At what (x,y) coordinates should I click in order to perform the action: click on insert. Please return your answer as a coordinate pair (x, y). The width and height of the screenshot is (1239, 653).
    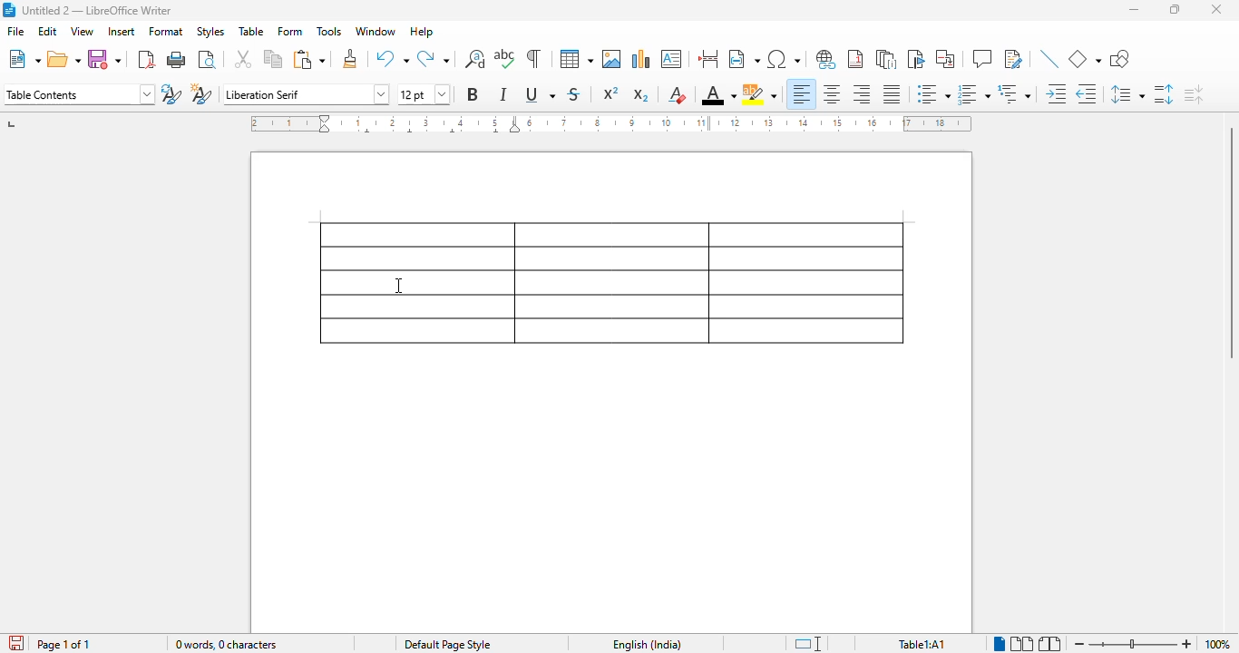
    Looking at the image, I should click on (122, 32).